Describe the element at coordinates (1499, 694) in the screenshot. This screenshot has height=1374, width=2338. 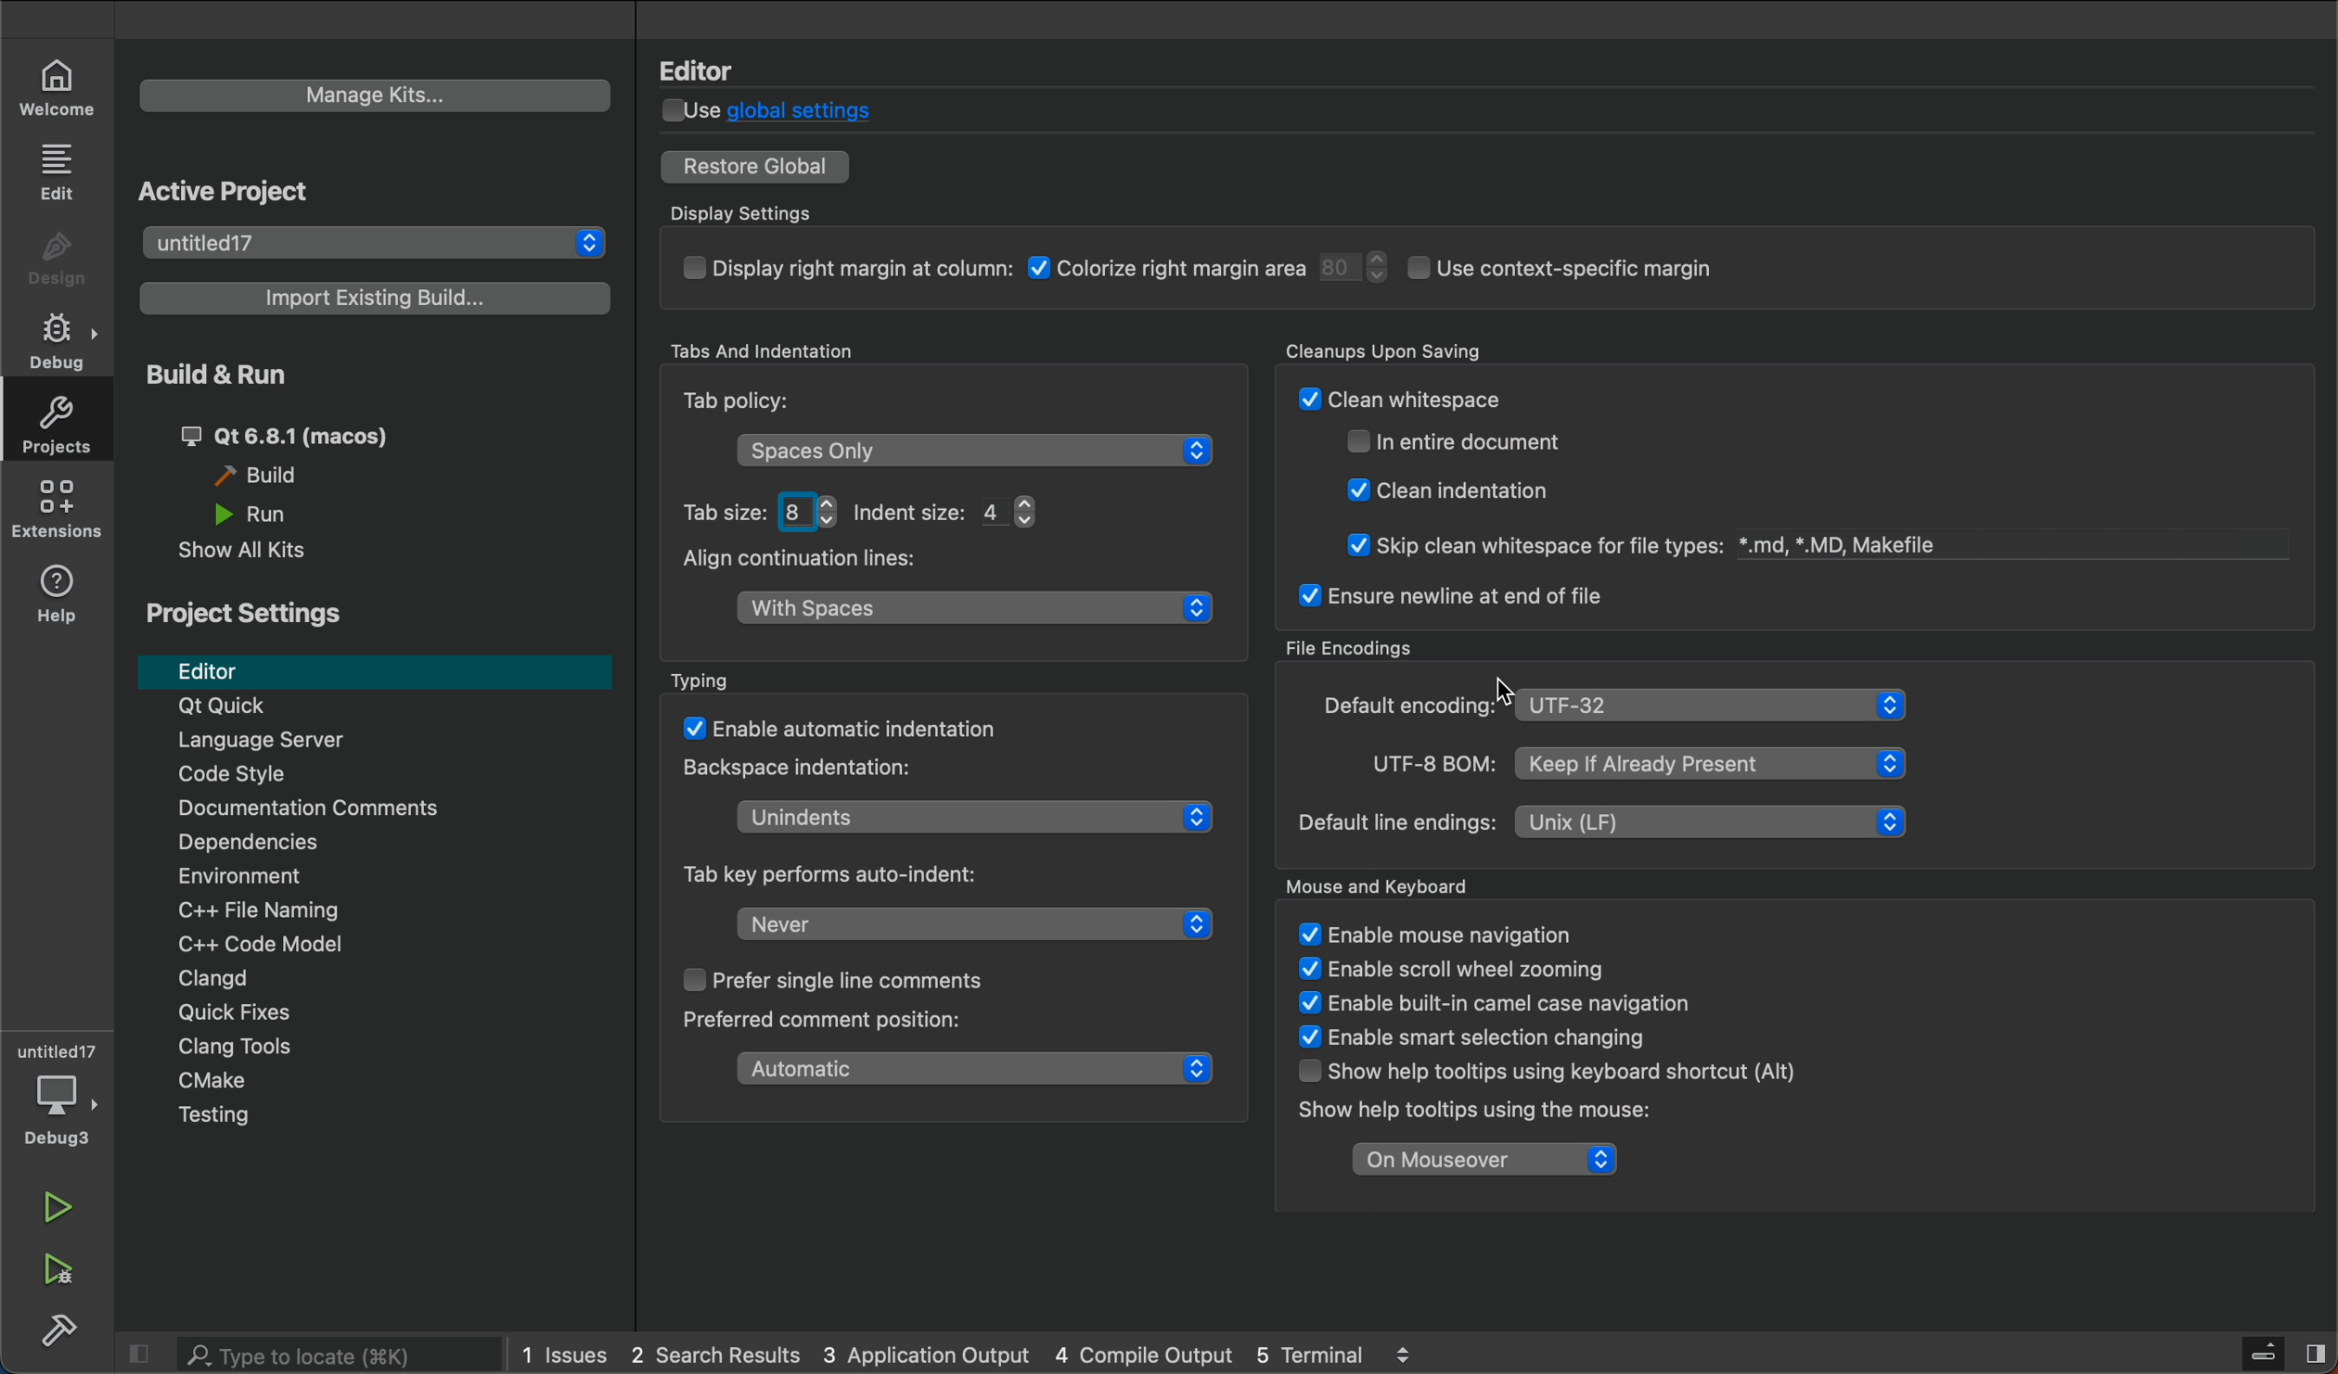
I see `Cursor` at that location.